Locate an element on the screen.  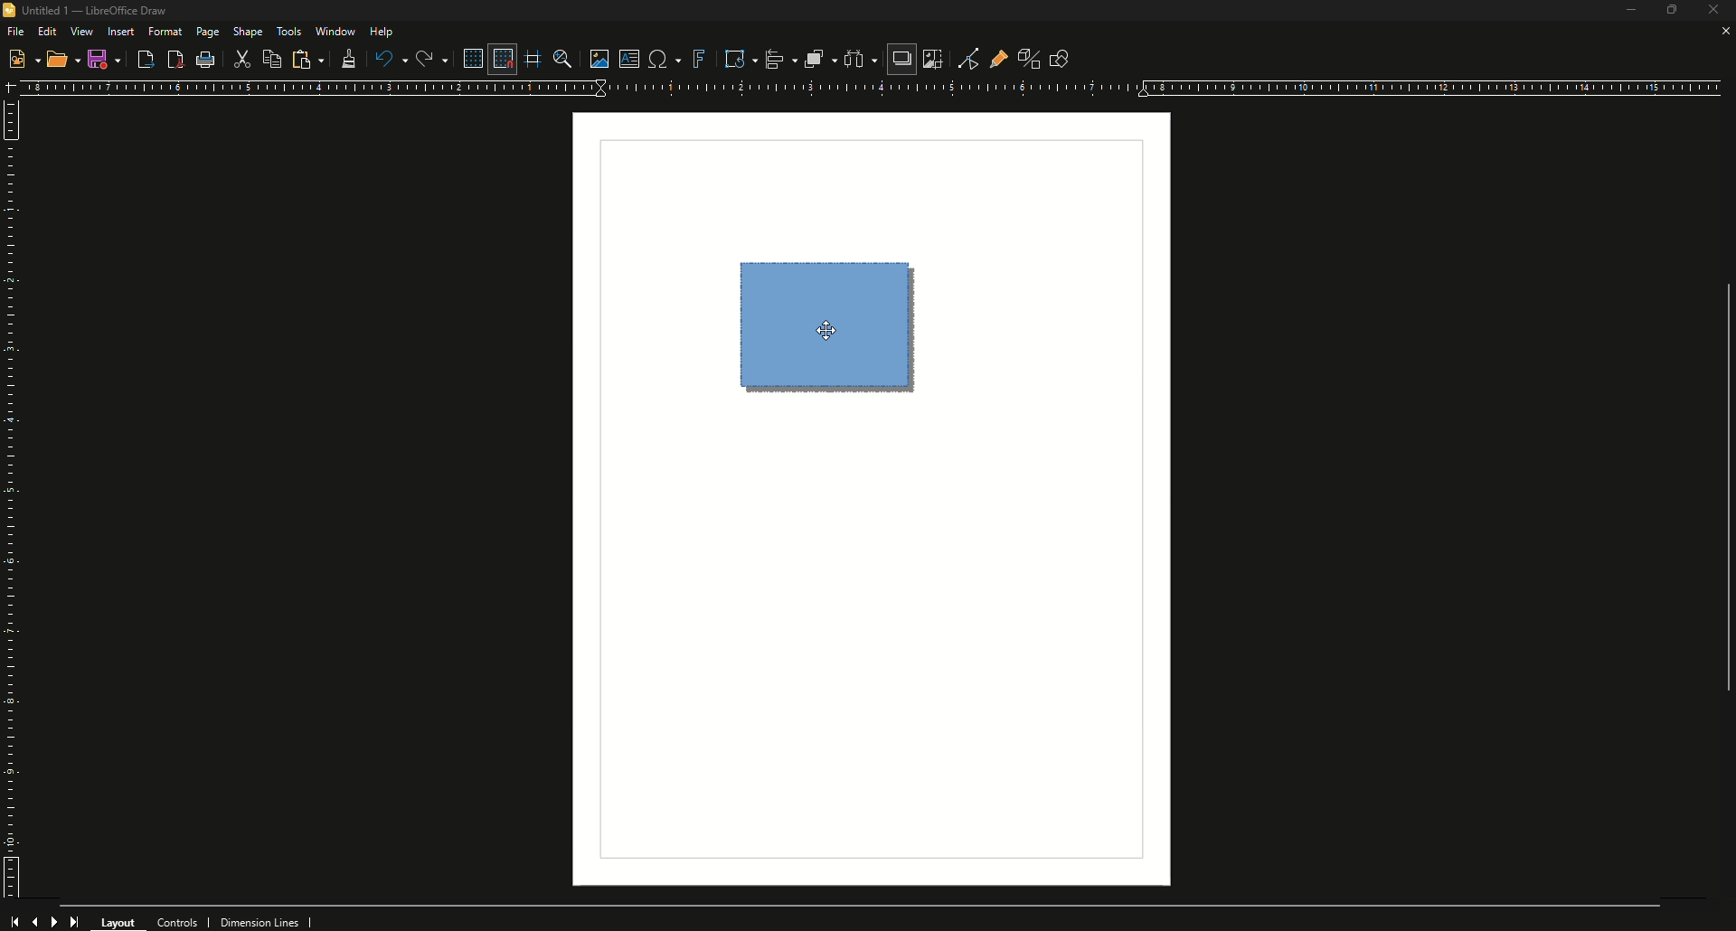
Save is located at coordinates (104, 59).